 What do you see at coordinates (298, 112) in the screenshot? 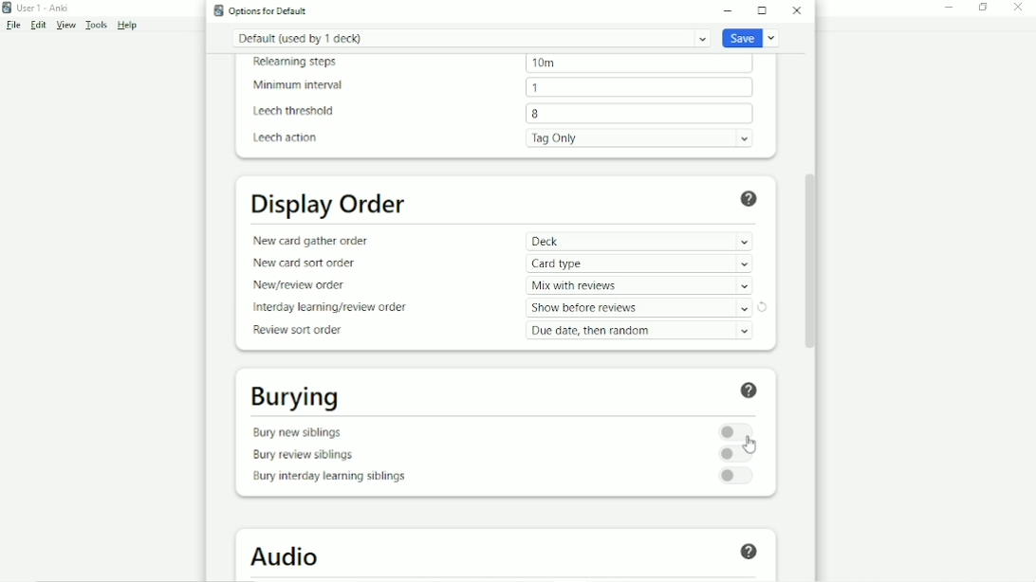
I see `Leech threshold` at bounding box center [298, 112].